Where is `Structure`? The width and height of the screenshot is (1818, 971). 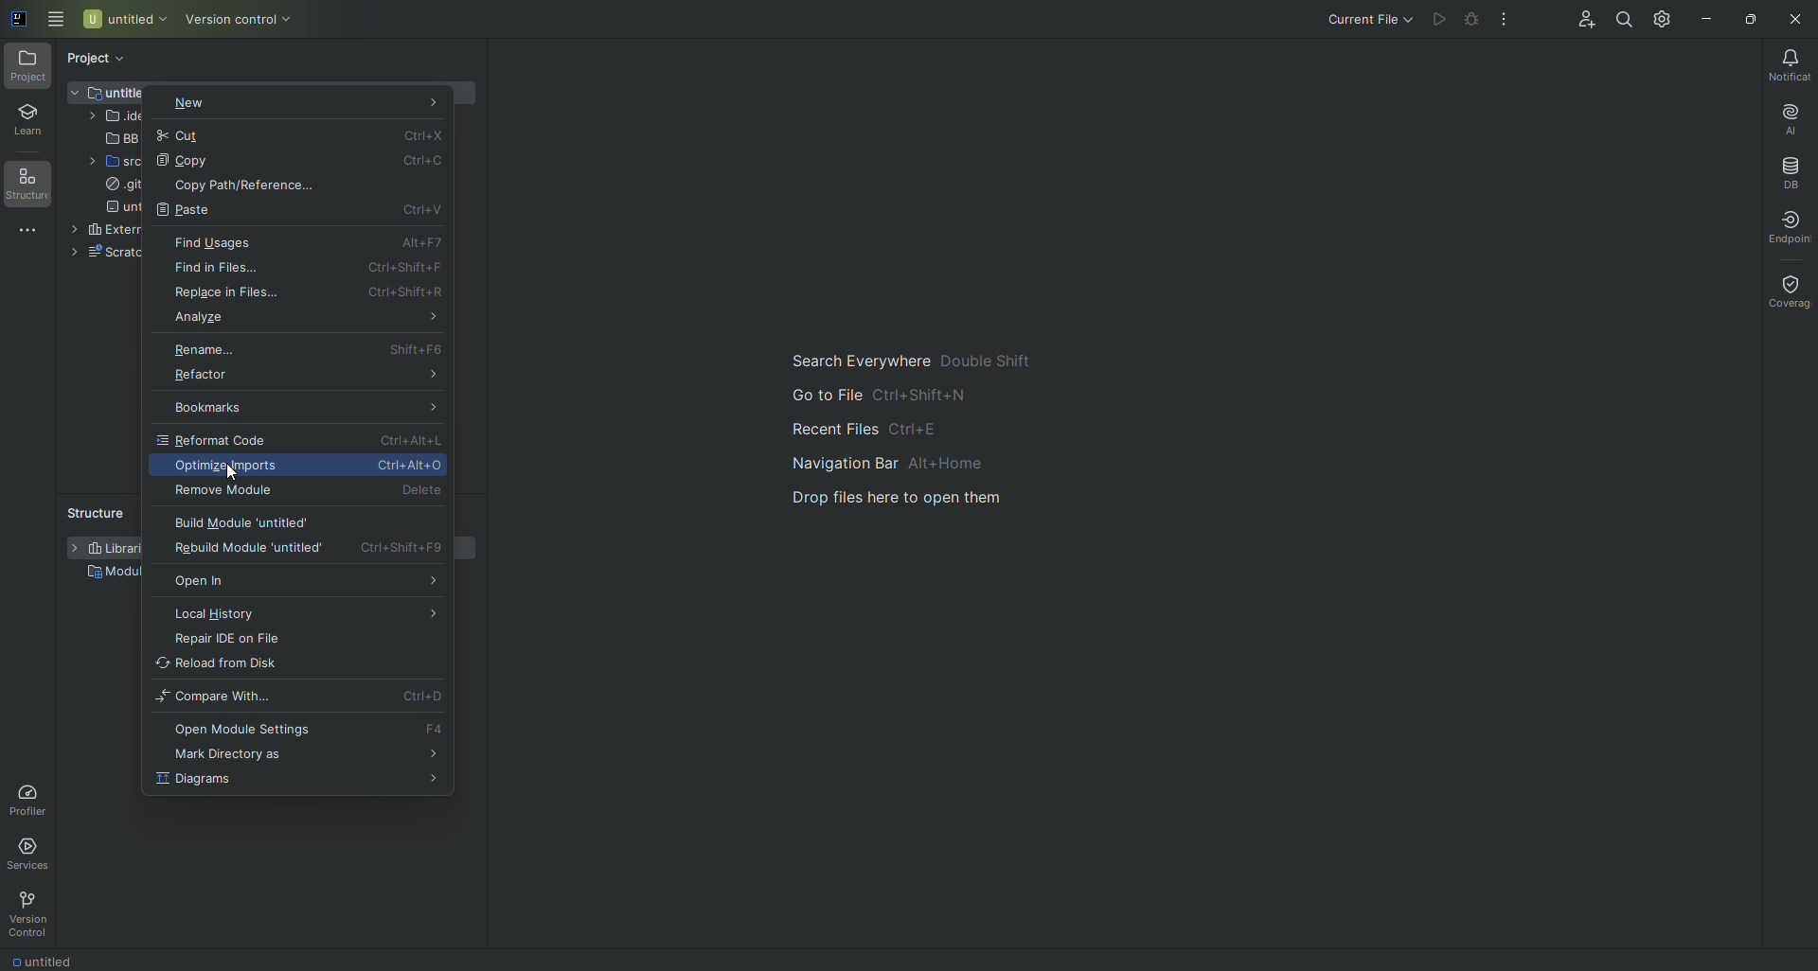 Structure is located at coordinates (90, 510).